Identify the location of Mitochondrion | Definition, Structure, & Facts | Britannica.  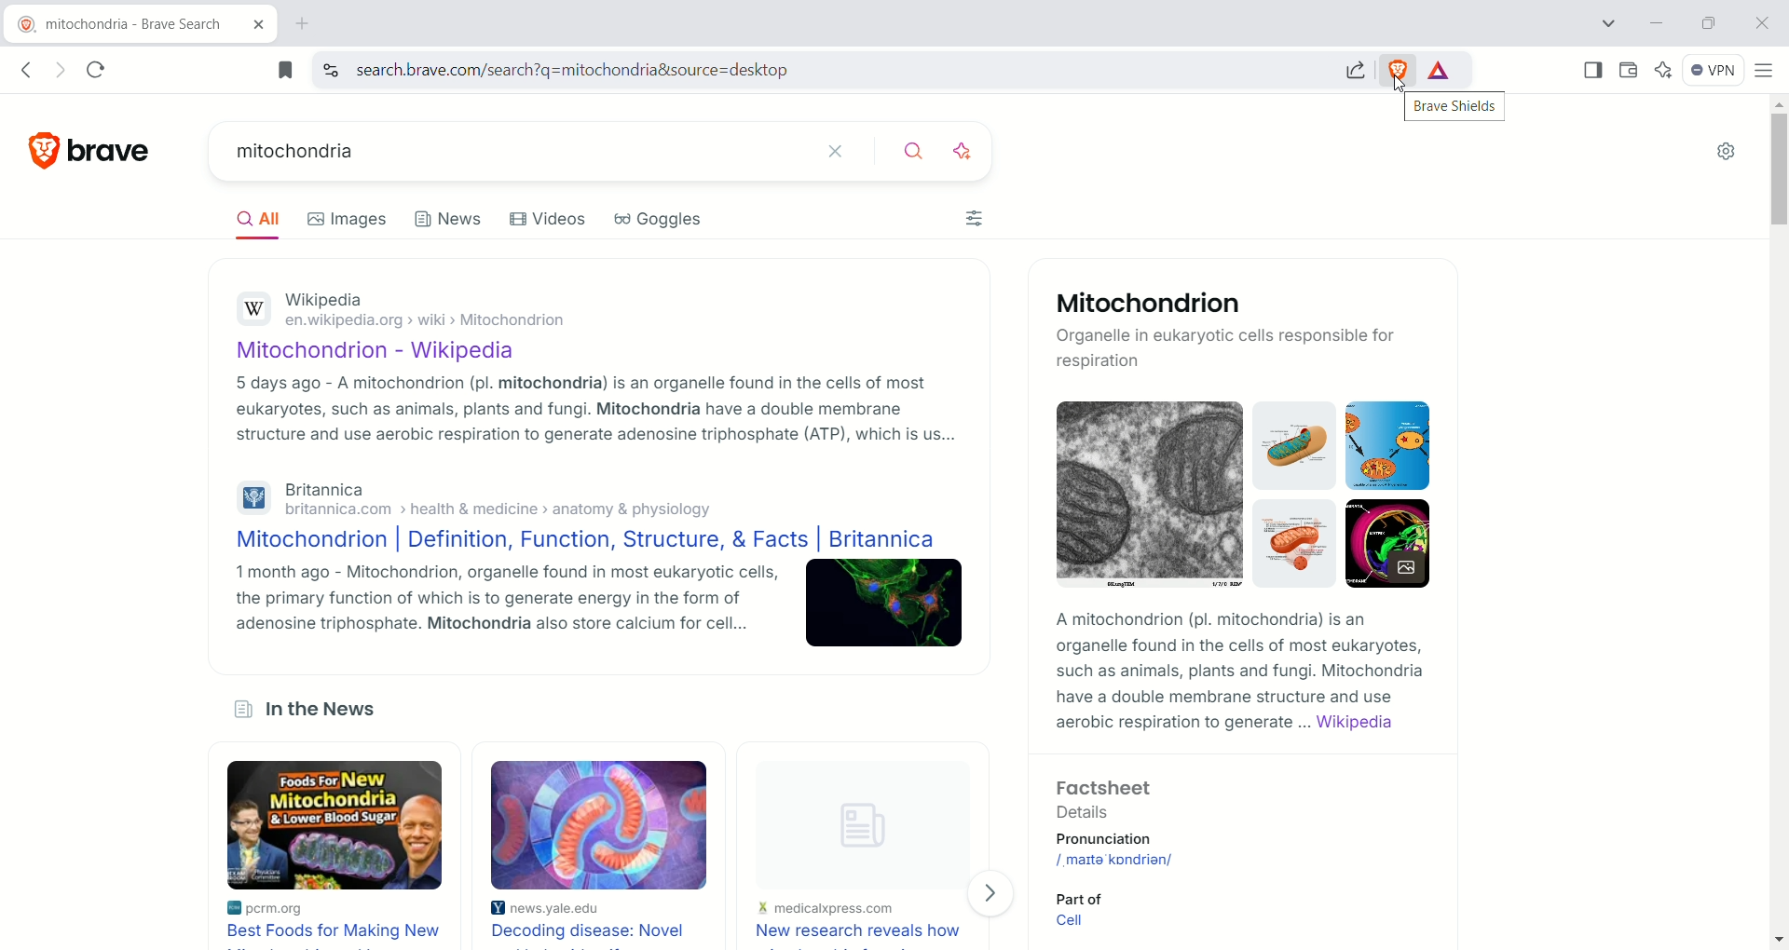
(586, 540).